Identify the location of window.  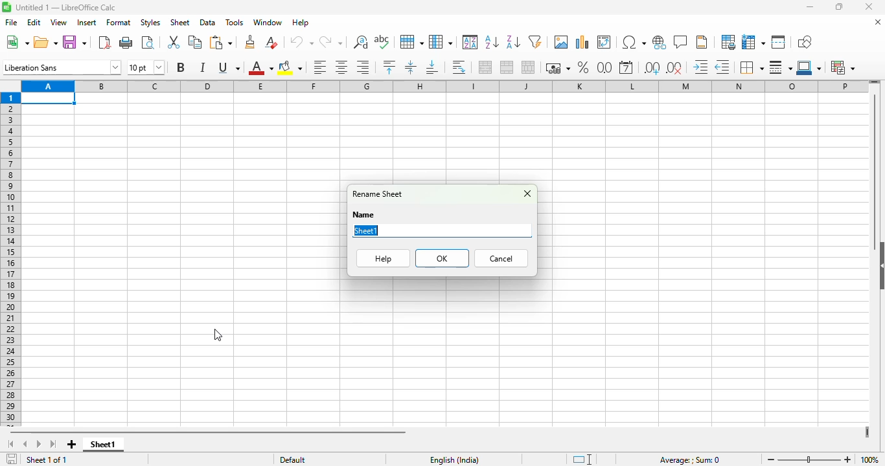
(267, 23).